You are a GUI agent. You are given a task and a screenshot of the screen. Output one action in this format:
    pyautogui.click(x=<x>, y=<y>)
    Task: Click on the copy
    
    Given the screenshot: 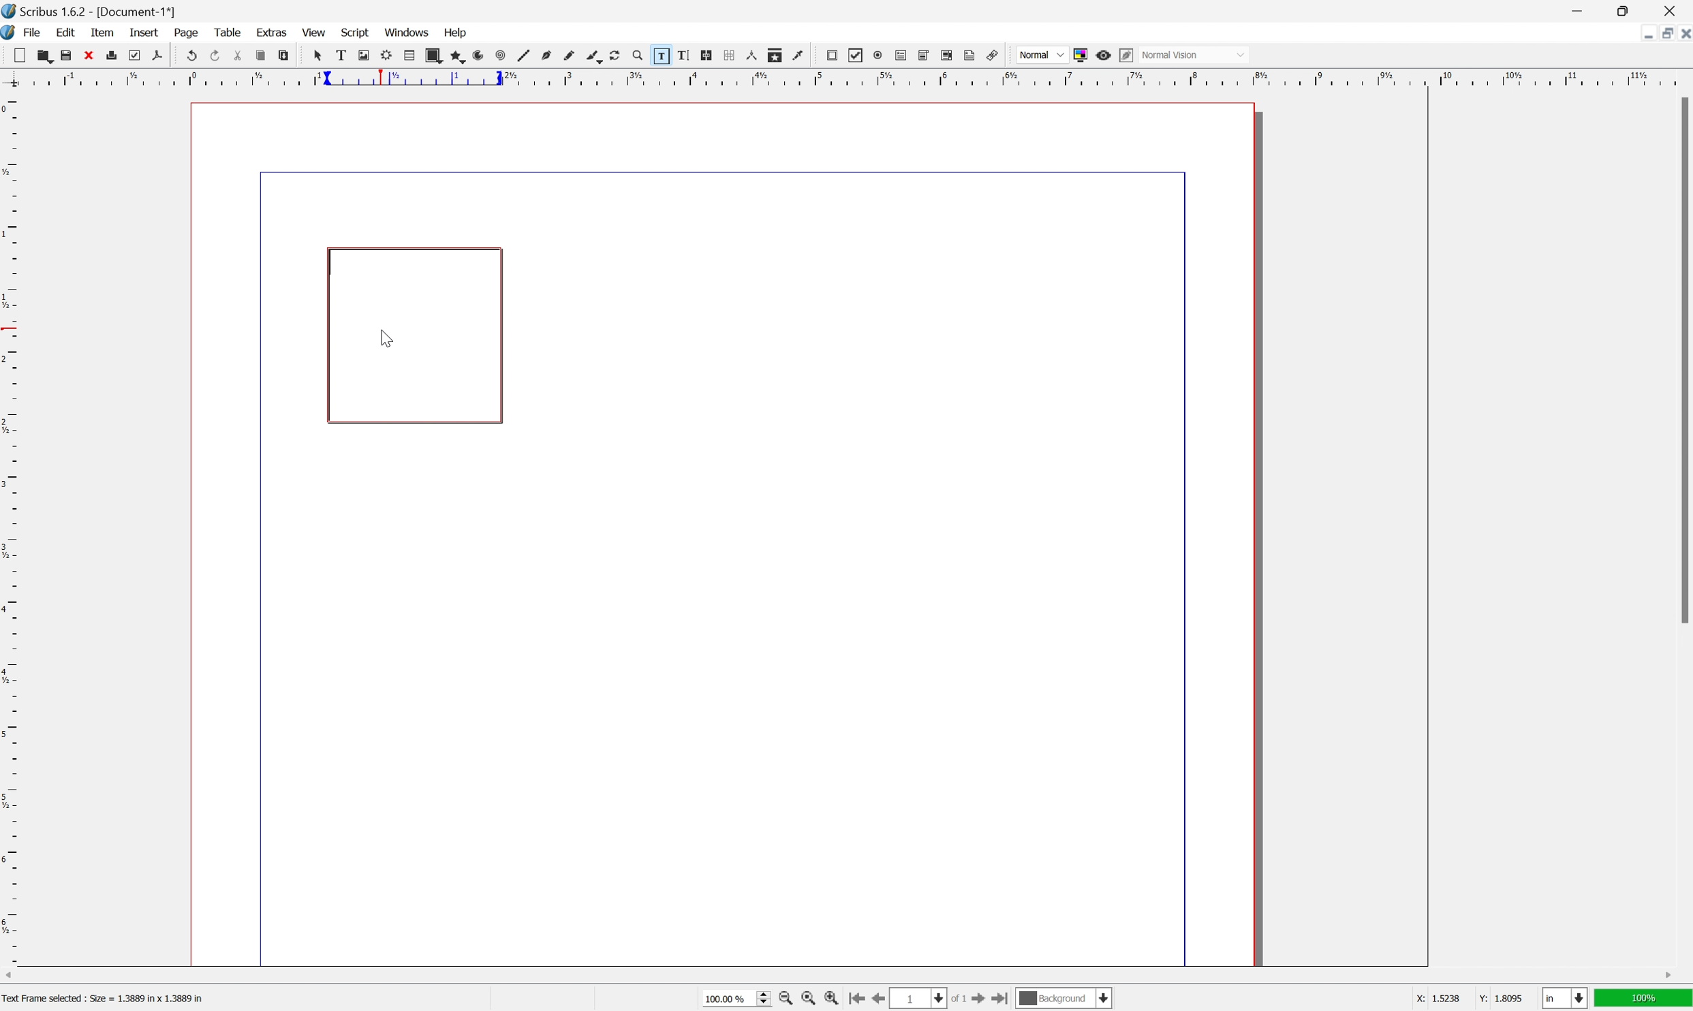 What is the action you would take?
    pyautogui.click(x=260, y=57)
    